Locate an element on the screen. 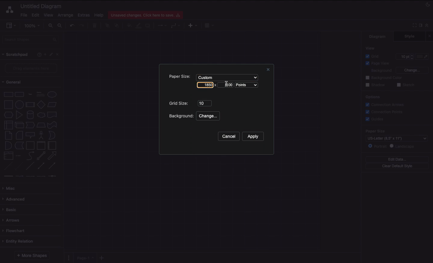  Tape is located at coordinates (53, 125).